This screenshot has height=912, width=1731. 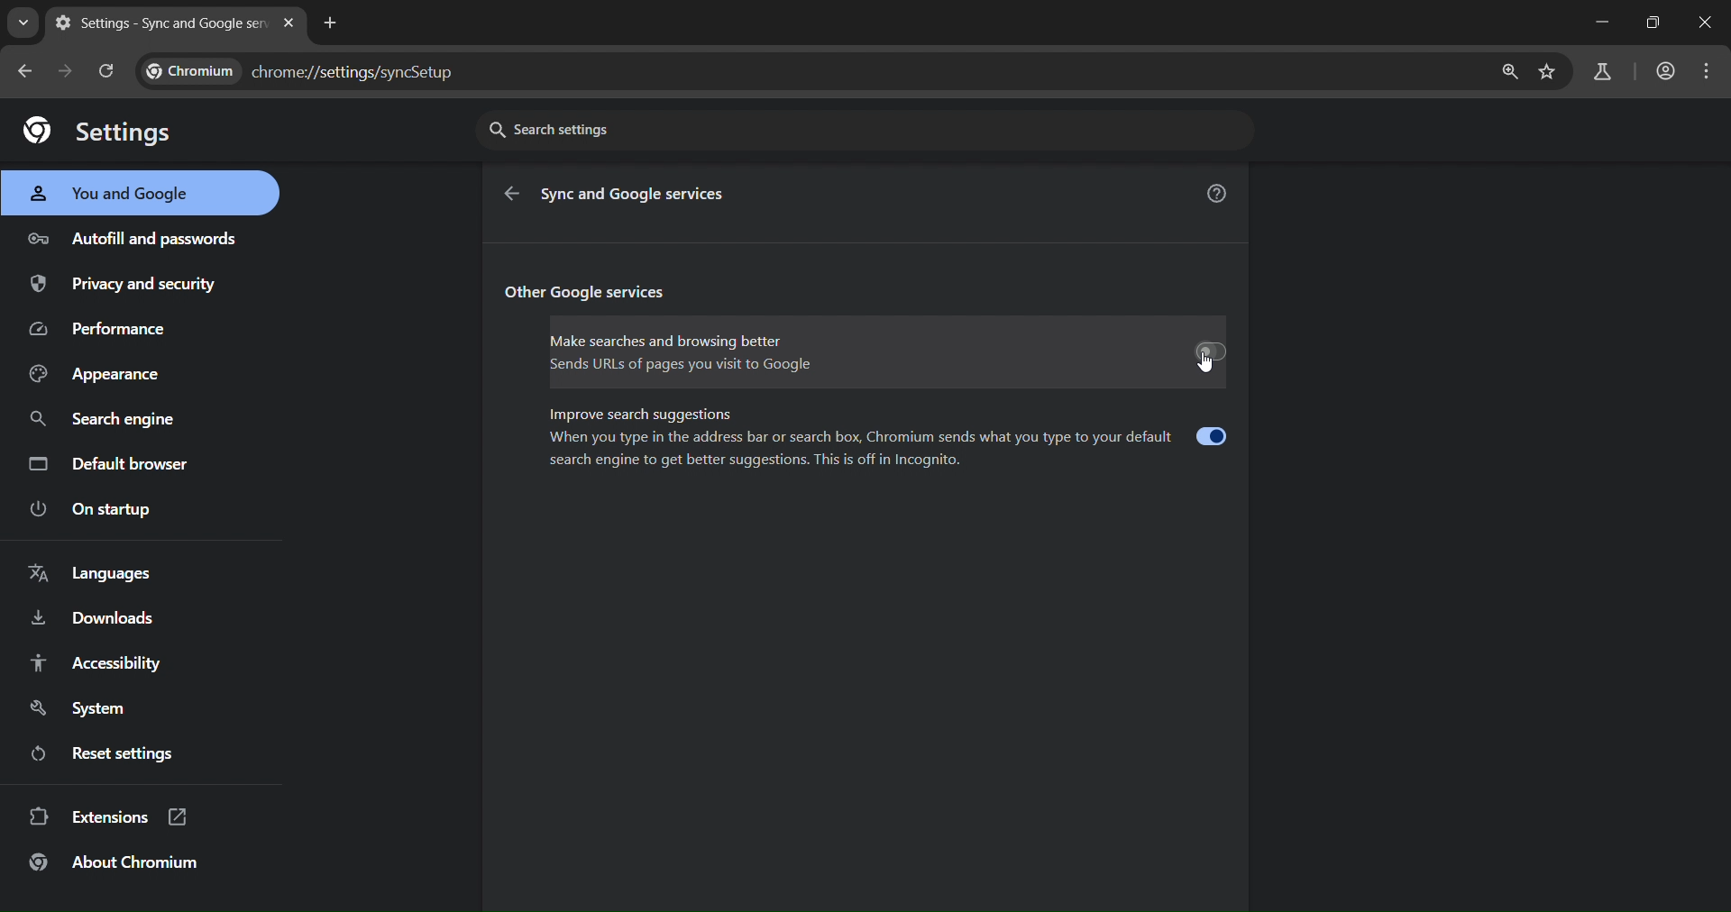 I want to click on reset settings, so click(x=123, y=753).